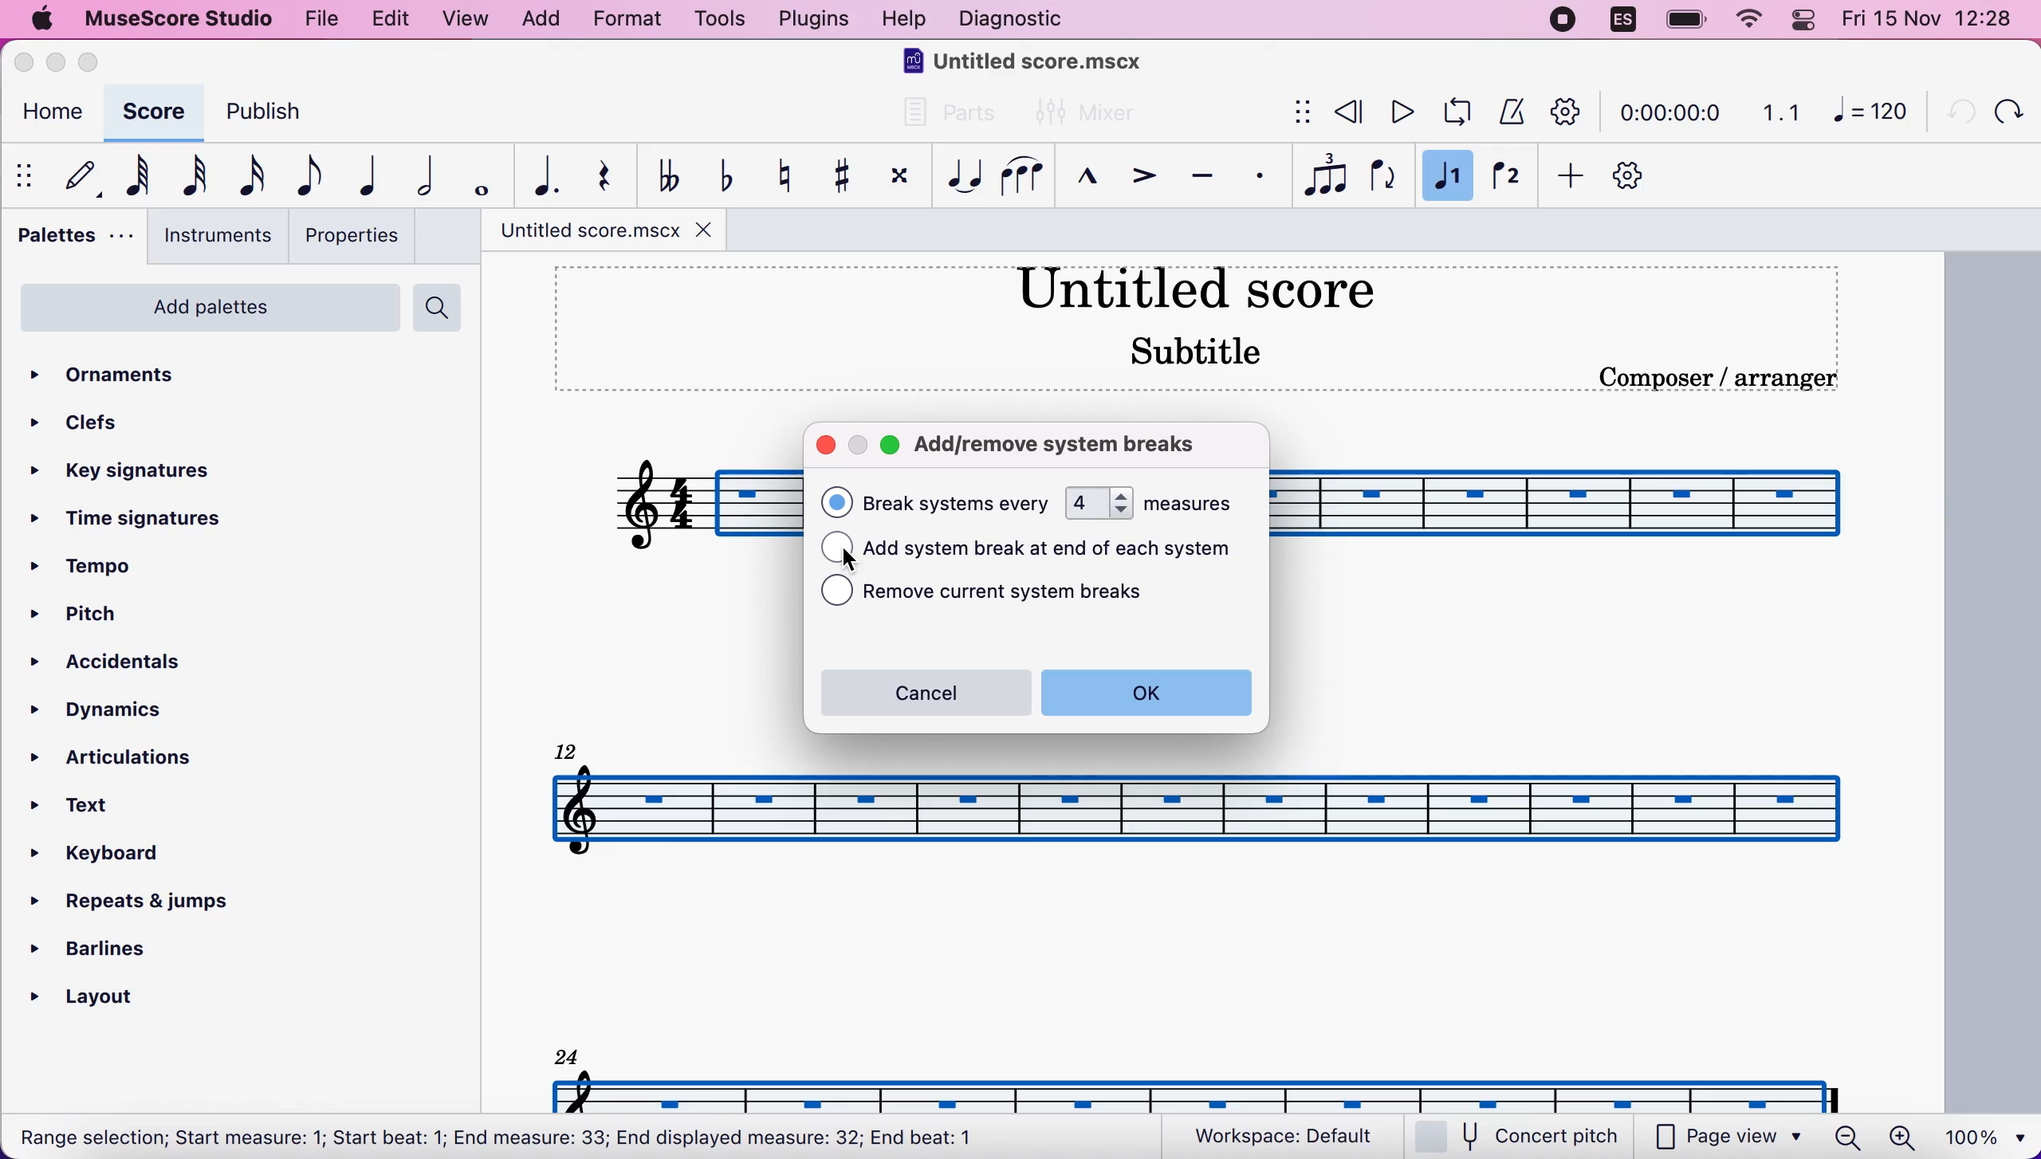  I want to click on format, so click(627, 22).